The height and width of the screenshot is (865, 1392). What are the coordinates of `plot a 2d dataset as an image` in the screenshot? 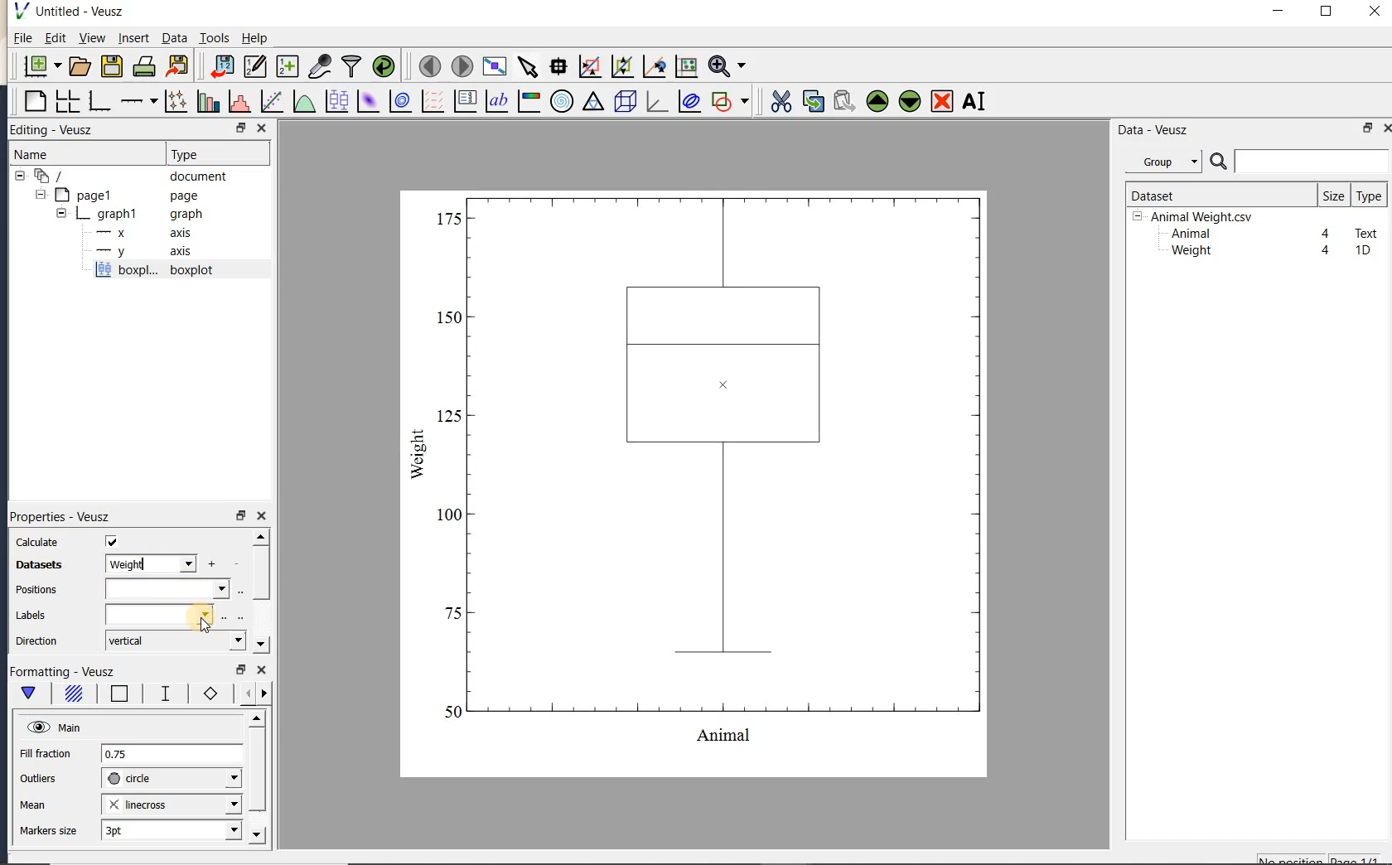 It's located at (367, 101).